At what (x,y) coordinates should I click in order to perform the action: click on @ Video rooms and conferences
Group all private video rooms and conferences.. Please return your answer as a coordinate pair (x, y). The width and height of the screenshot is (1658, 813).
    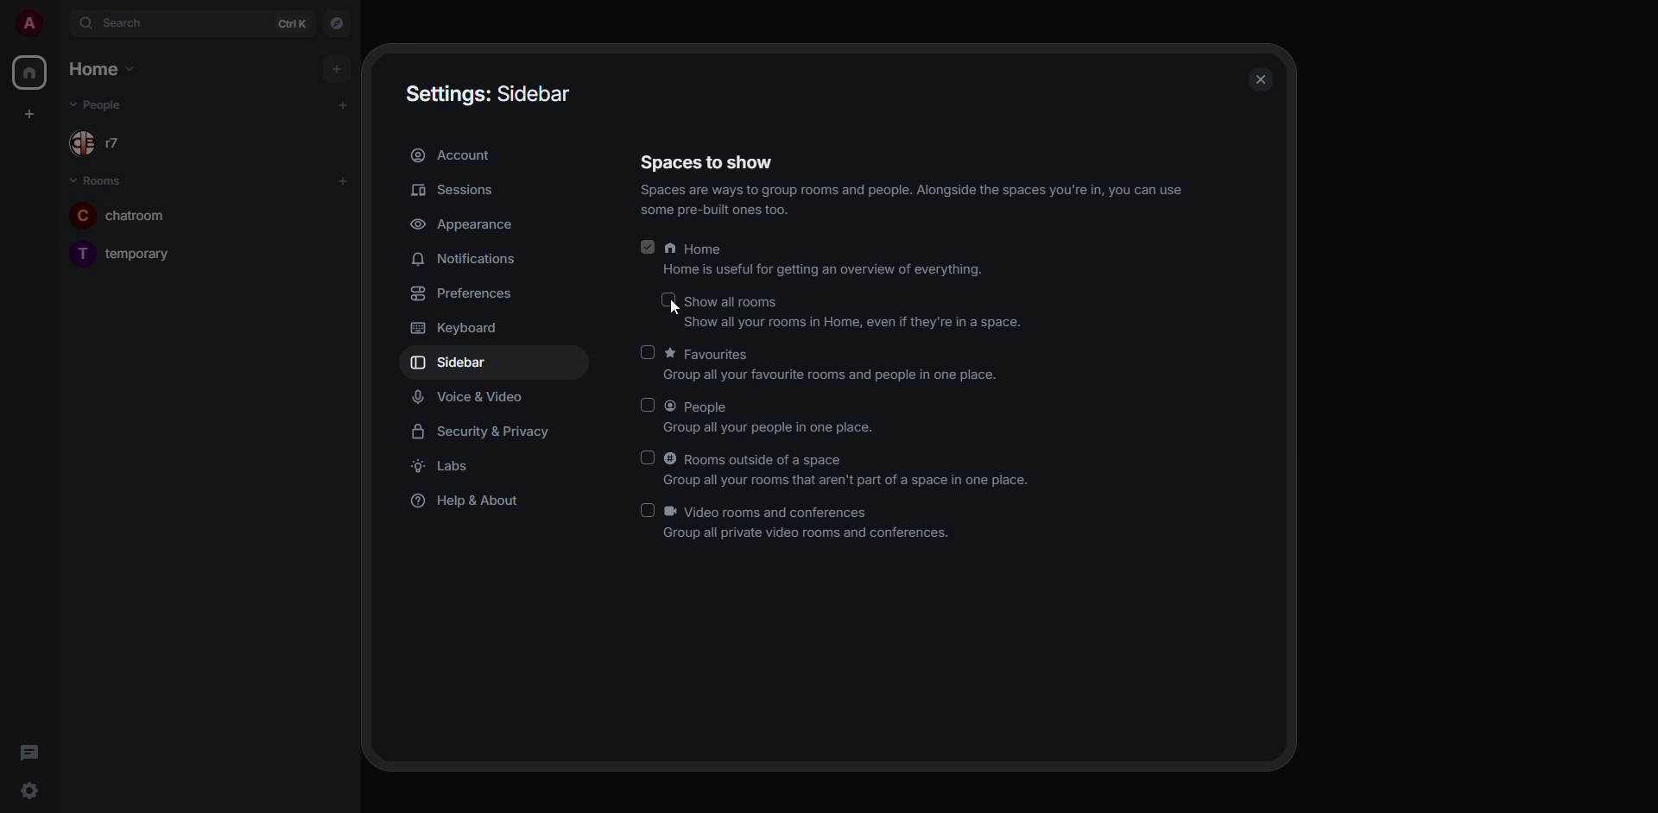
    Looking at the image, I should click on (815, 524).